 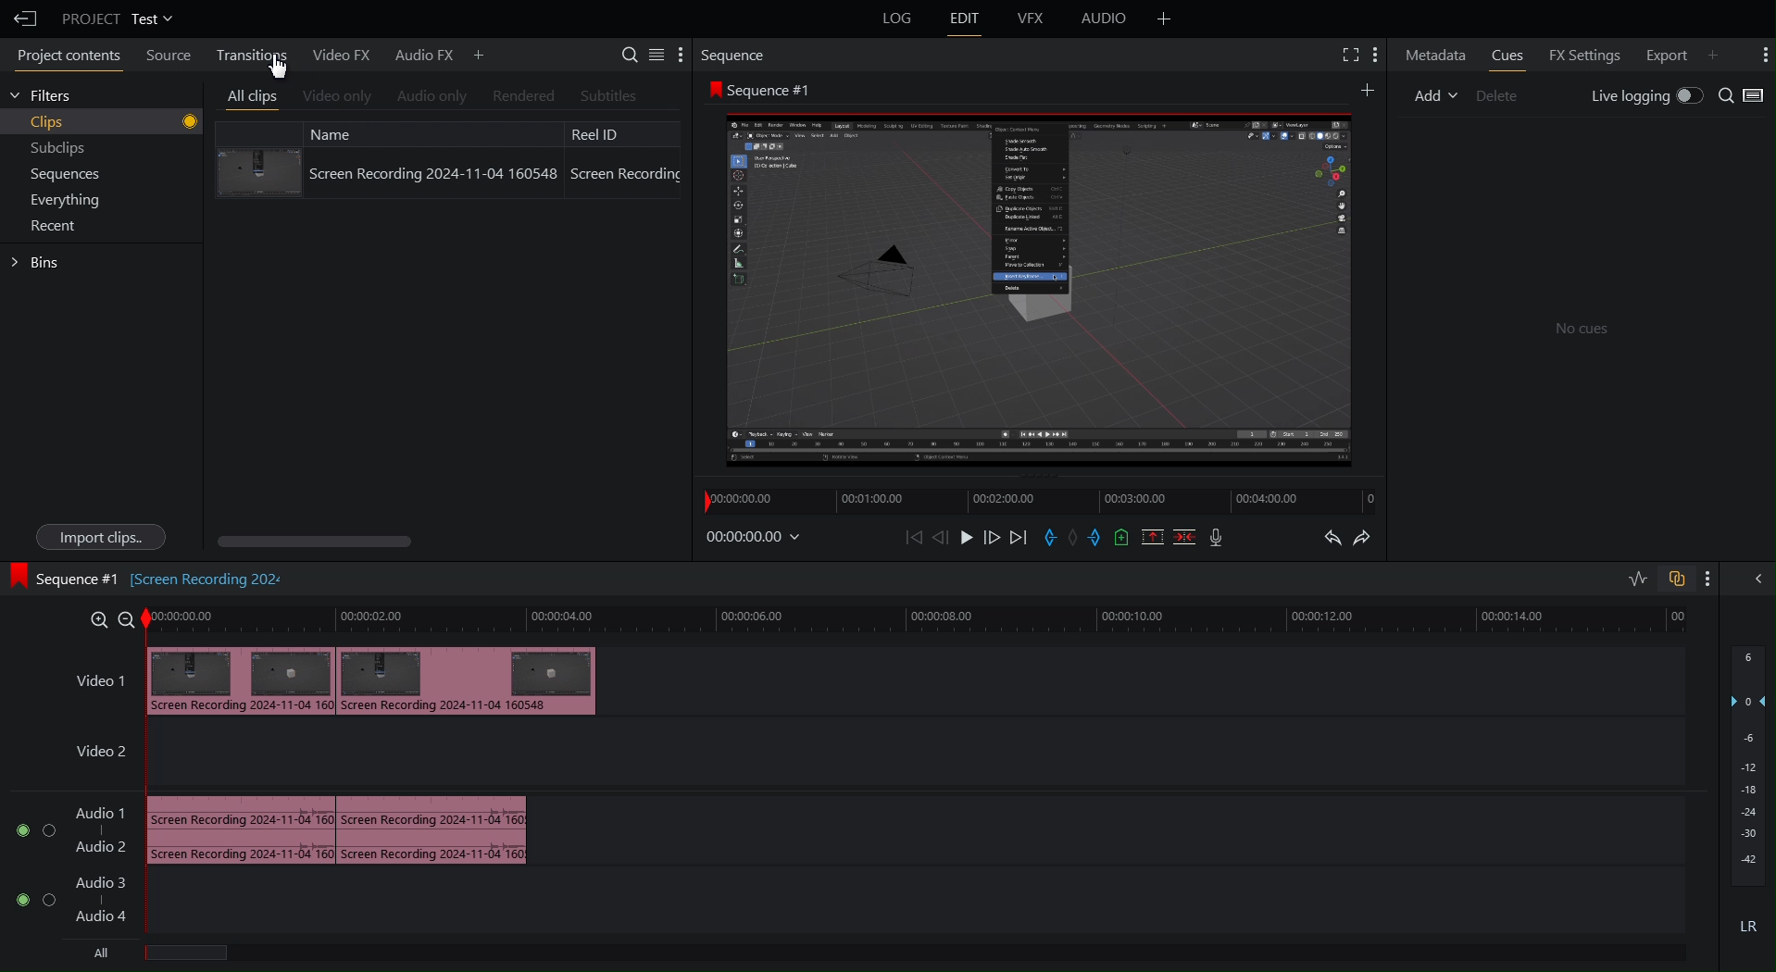 What do you see at coordinates (255, 160) in the screenshot?
I see `Clip` at bounding box center [255, 160].